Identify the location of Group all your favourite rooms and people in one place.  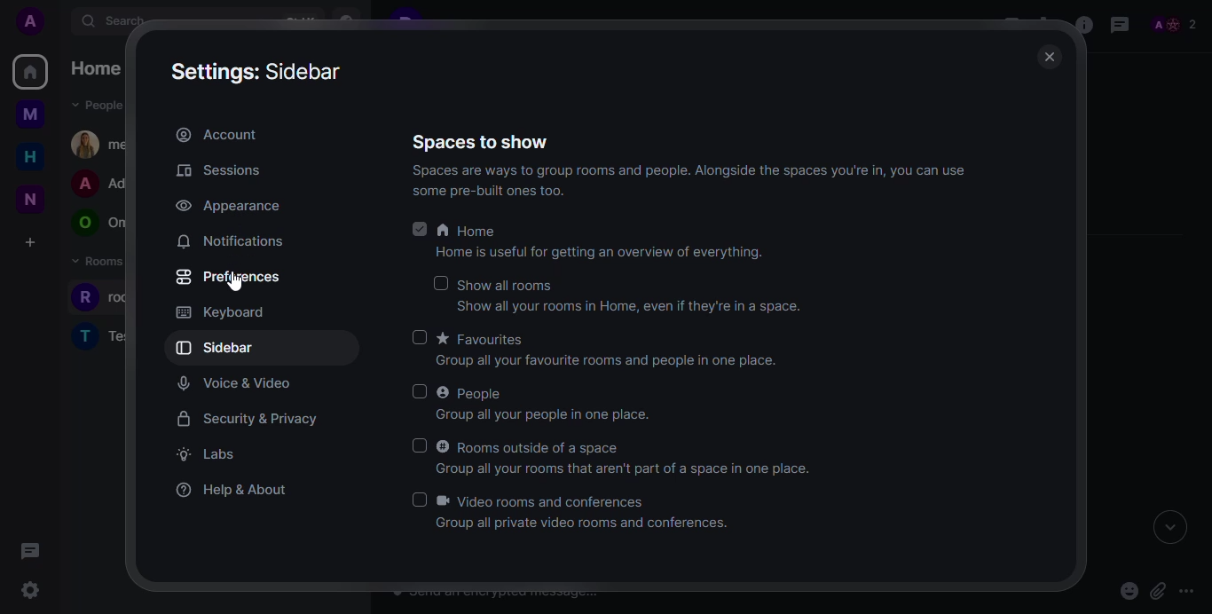
(607, 361).